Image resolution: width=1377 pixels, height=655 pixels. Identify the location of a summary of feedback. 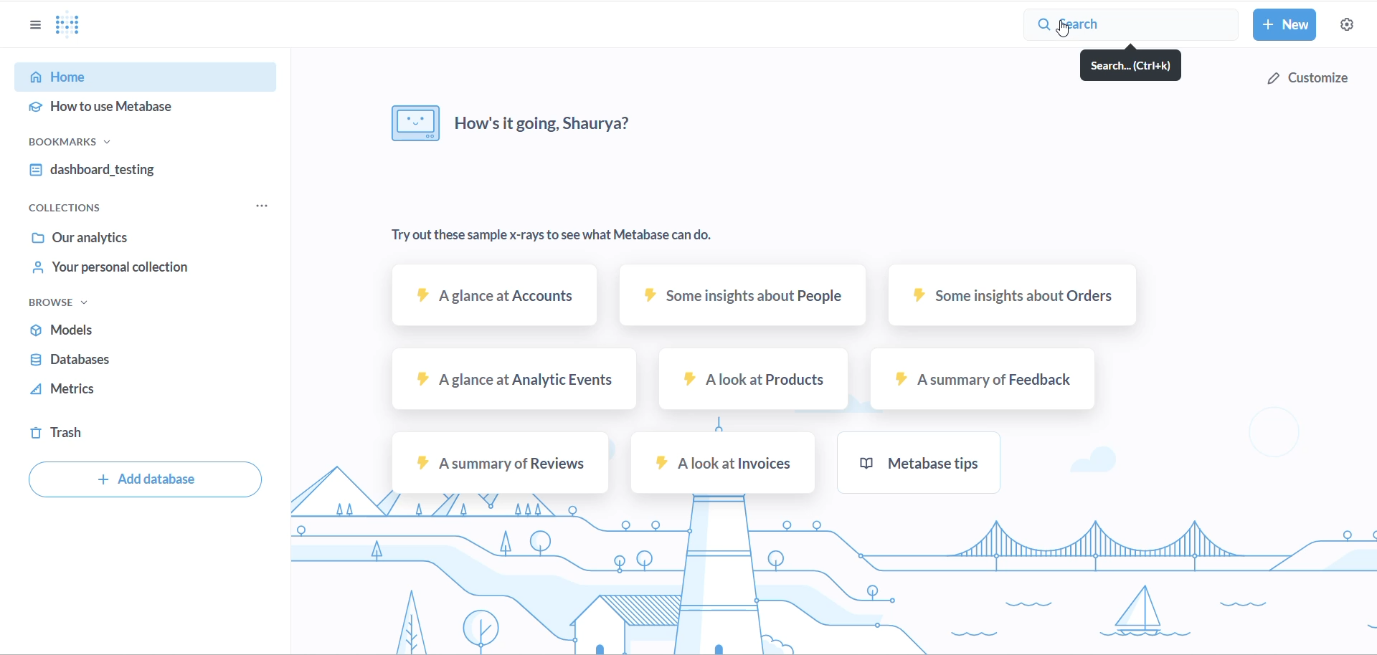
(975, 379).